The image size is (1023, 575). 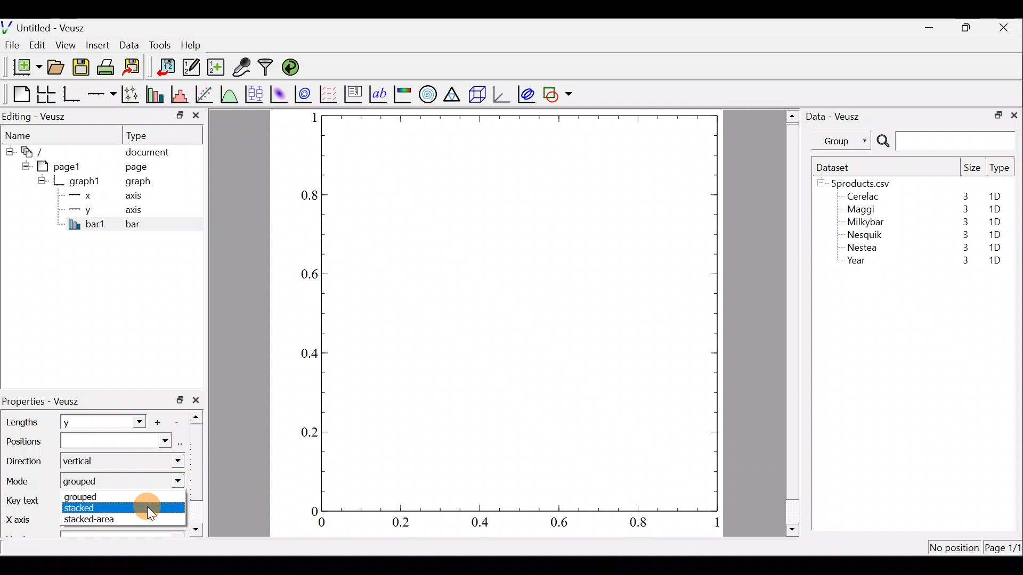 I want to click on 0.2, so click(x=310, y=431).